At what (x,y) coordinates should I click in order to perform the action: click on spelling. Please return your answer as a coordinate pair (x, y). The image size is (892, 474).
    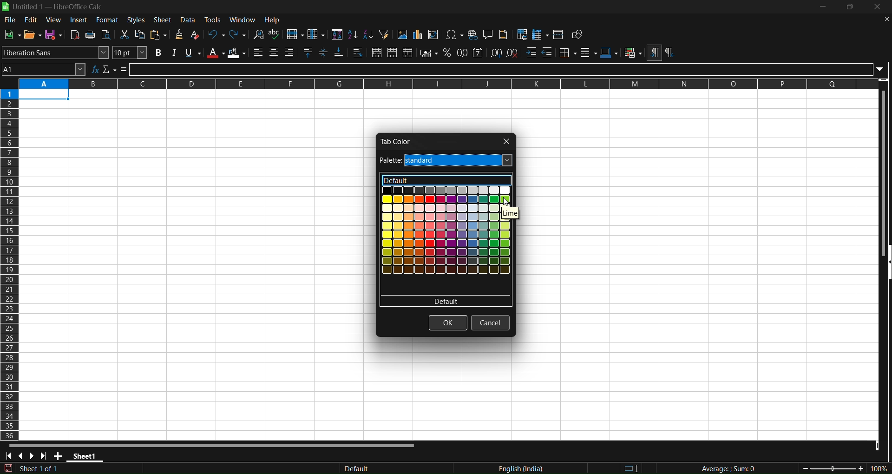
    Looking at the image, I should click on (275, 34).